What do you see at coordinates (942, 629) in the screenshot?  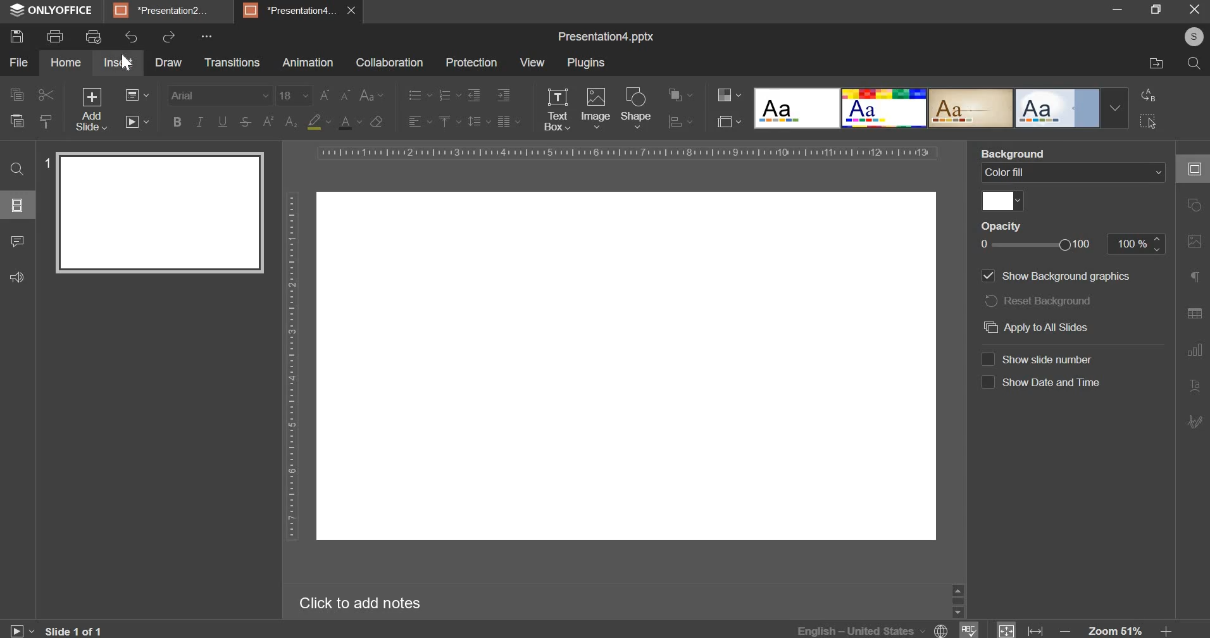 I see `set document language` at bounding box center [942, 629].